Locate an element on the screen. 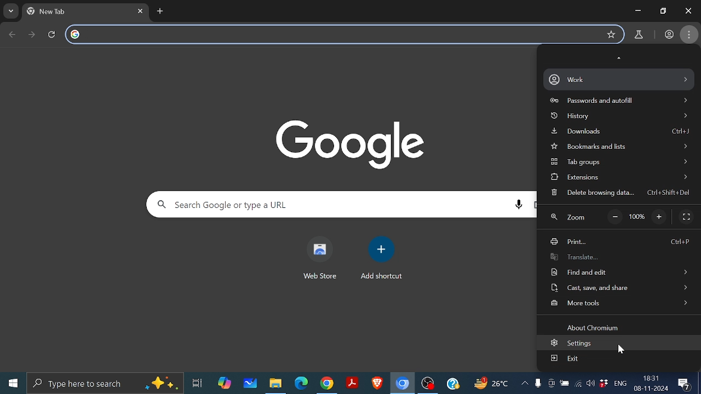 This screenshot has height=394, width=701. windows menu is located at coordinates (12, 383).